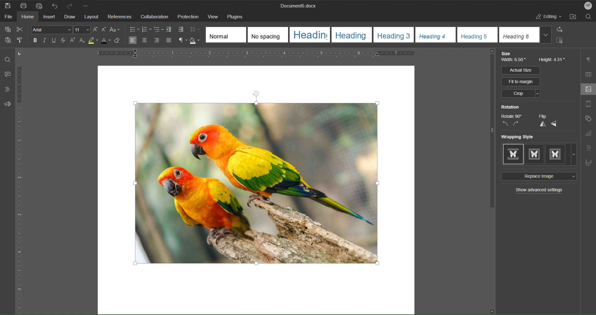 Image resolution: width=596 pixels, height=315 pixels. What do you see at coordinates (21, 29) in the screenshot?
I see `Cut` at bounding box center [21, 29].